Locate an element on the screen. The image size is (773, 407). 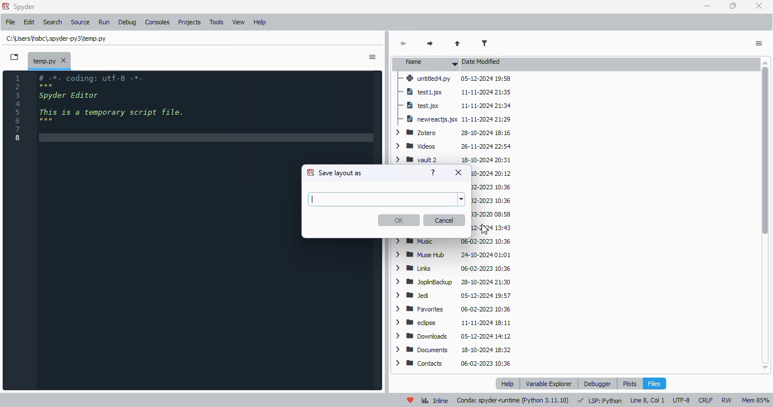
close is located at coordinates (759, 5).